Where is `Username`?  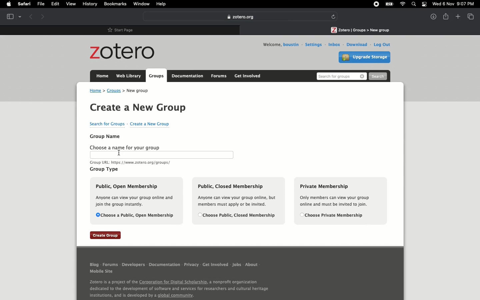
Username is located at coordinates (292, 45).